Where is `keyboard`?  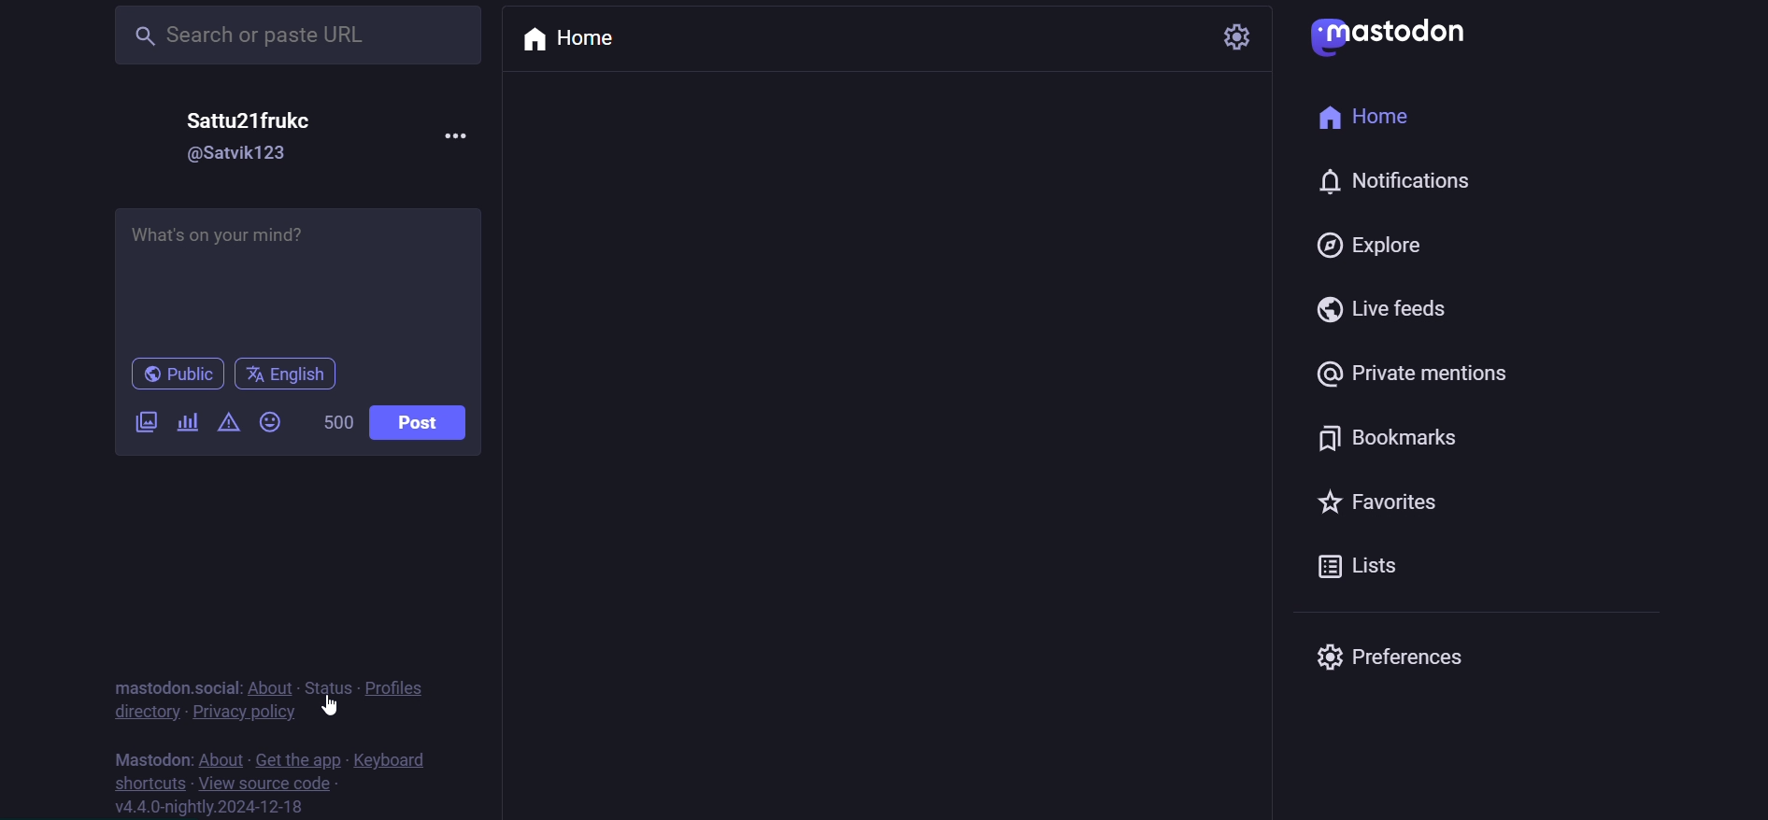
keyboard is located at coordinates (396, 759).